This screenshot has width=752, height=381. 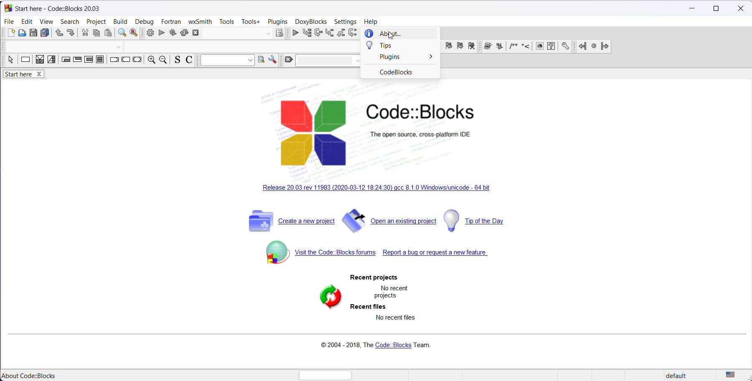 I want to click on replace, so click(x=135, y=34).